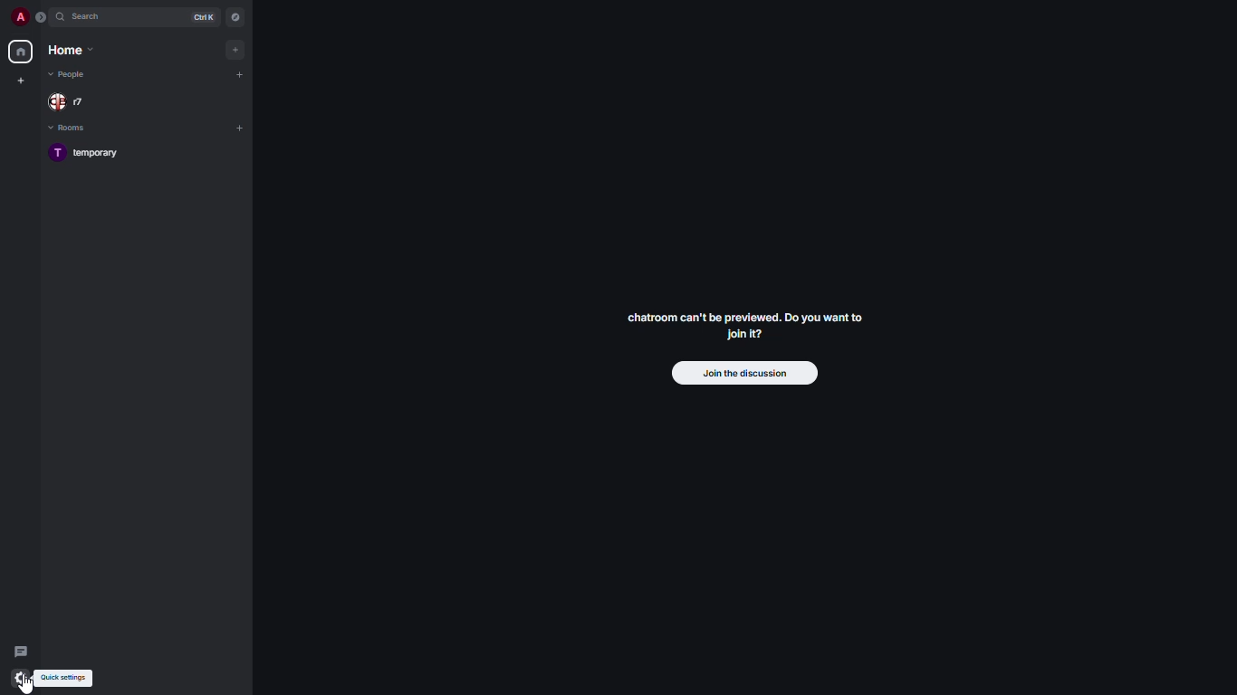  Describe the element at coordinates (72, 102) in the screenshot. I see `people` at that location.